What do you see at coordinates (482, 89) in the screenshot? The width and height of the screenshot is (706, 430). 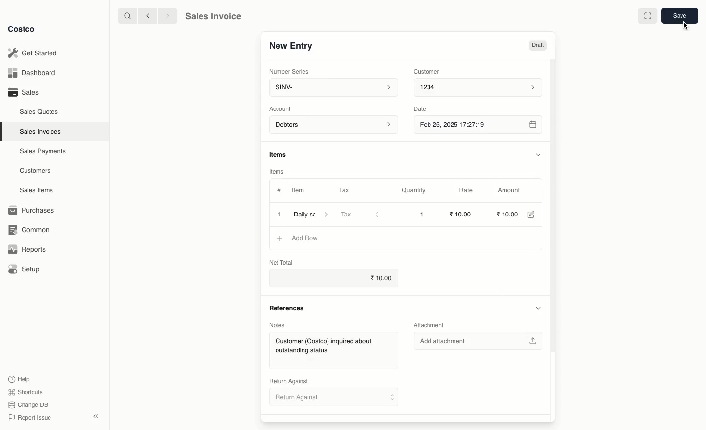 I see `1234` at bounding box center [482, 89].